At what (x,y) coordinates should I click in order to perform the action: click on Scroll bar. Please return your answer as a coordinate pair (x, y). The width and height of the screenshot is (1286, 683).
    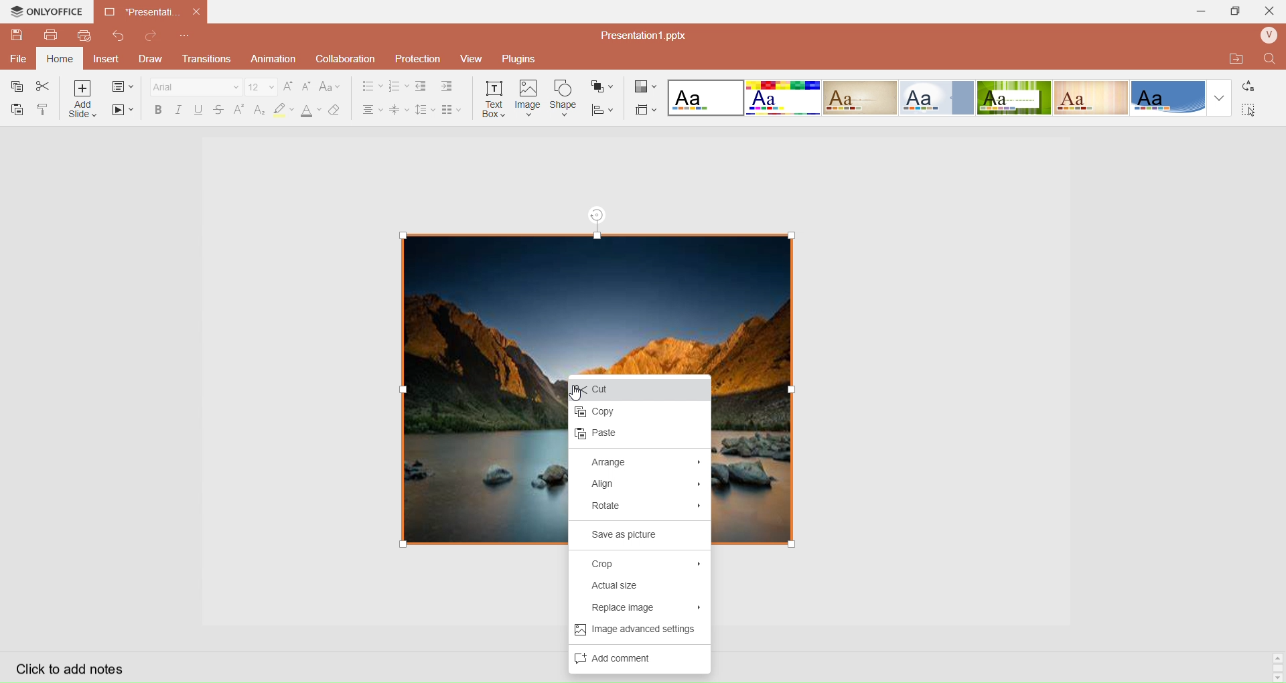
    Looking at the image, I should click on (1277, 668).